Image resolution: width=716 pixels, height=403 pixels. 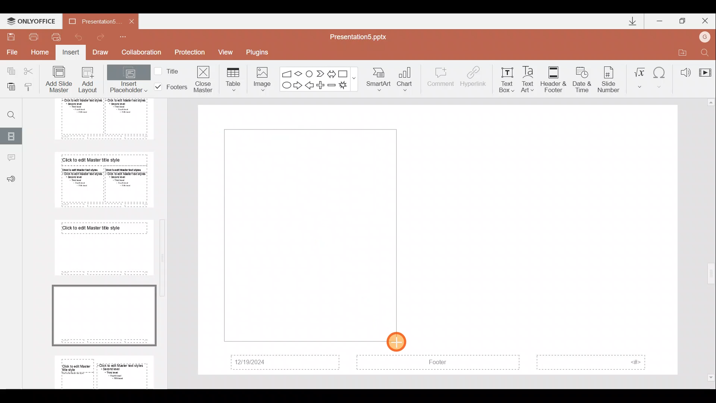 I want to click on Undo, so click(x=78, y=37).